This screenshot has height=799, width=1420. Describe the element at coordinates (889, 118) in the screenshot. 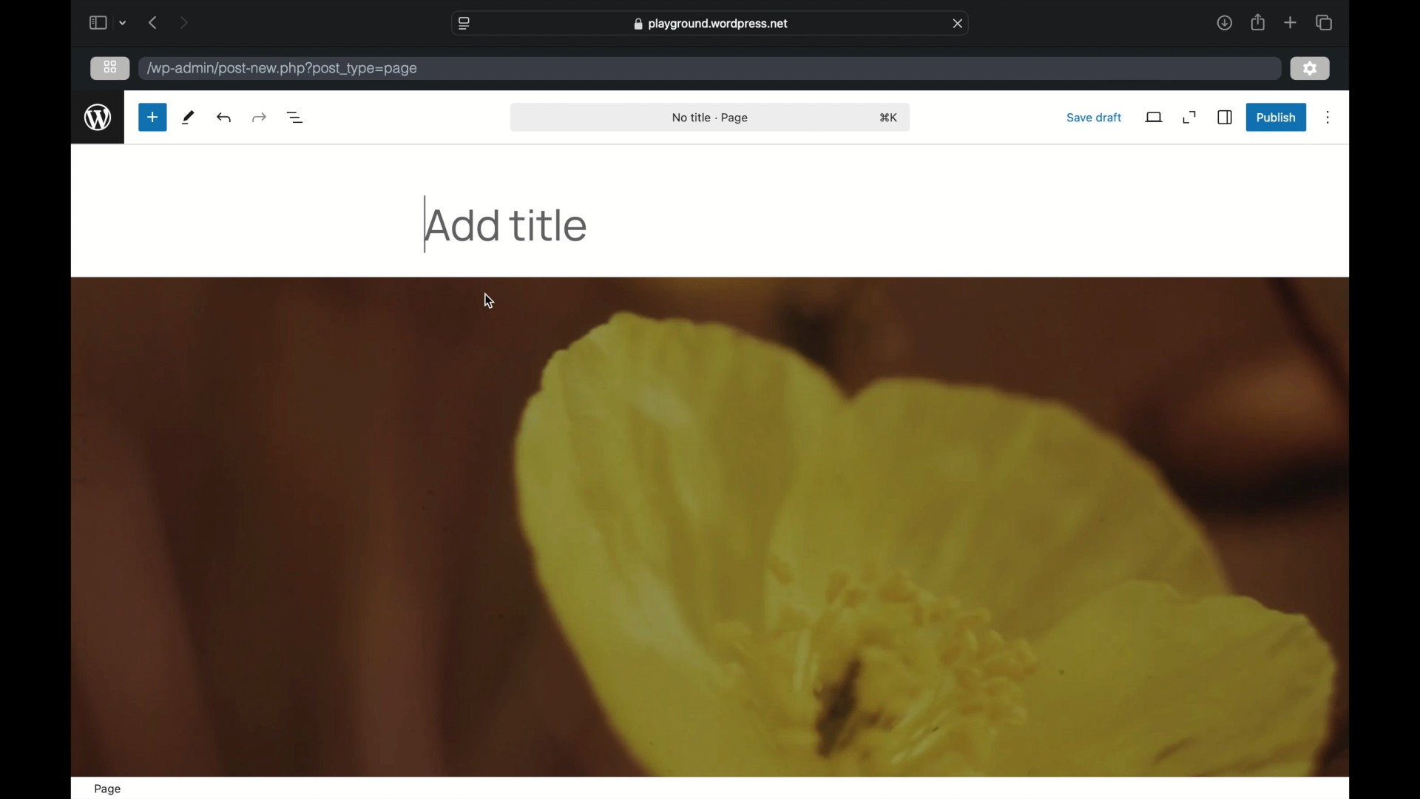

I see `shortcut` at that location.